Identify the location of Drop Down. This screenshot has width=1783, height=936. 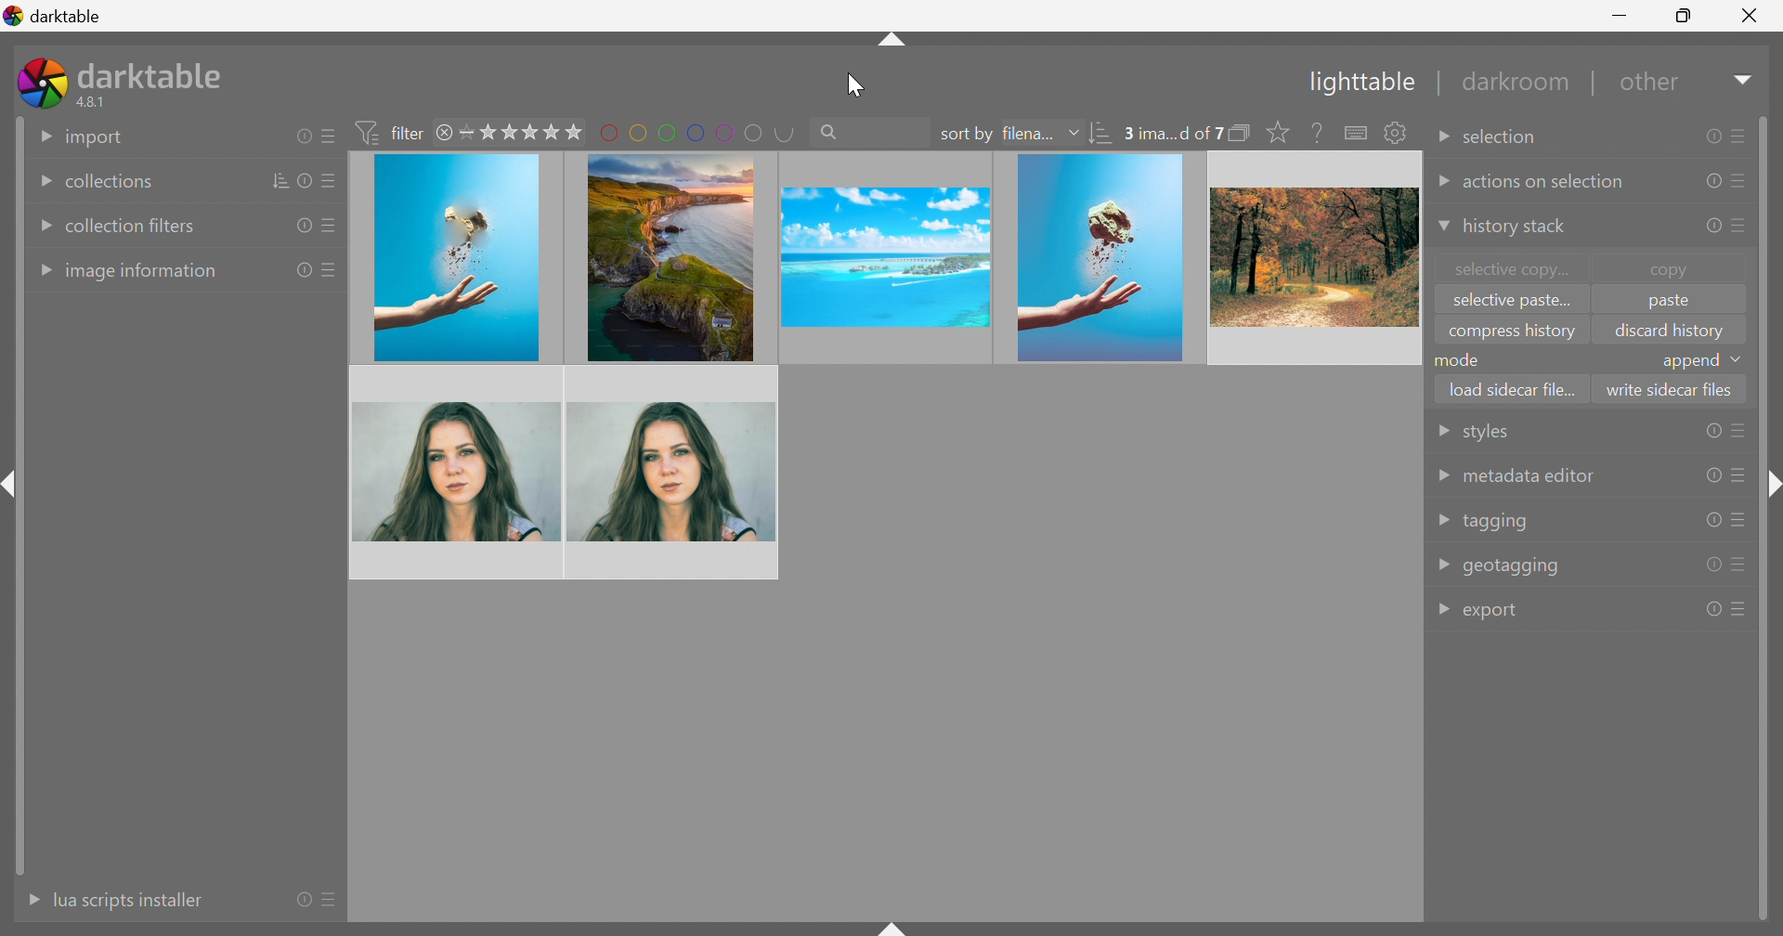
(1441, 181).